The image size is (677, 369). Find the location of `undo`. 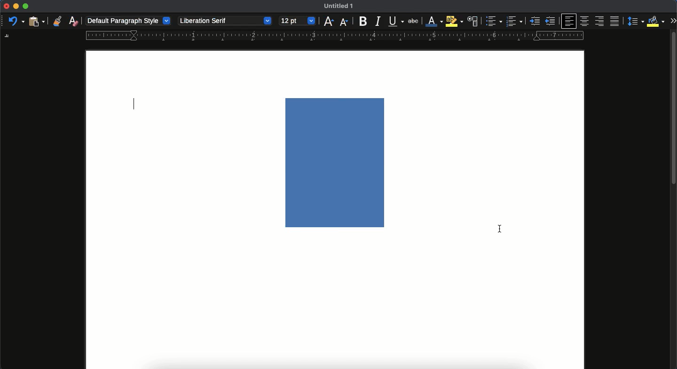

undo is located at coordinates (16, 22).